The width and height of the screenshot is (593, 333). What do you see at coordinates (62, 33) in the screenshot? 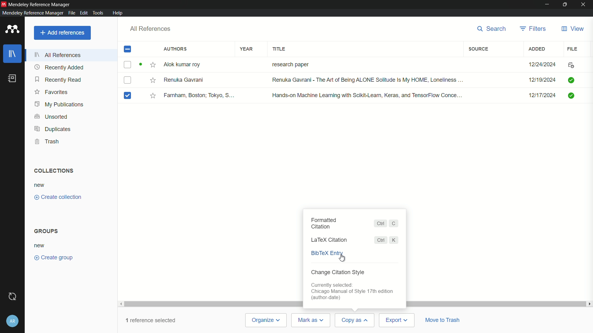
I see `add references` at bounding box center [62, 33].